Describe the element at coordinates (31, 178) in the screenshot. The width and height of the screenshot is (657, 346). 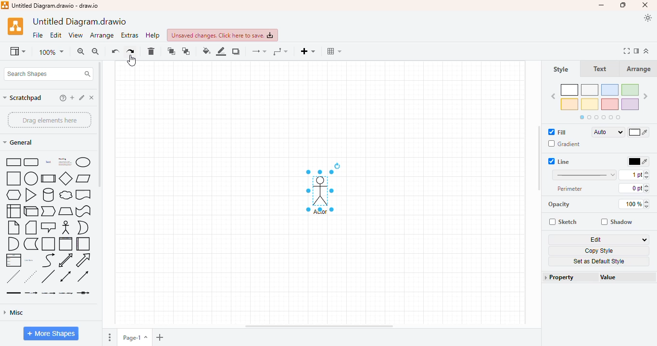
I see `circle` at that location.